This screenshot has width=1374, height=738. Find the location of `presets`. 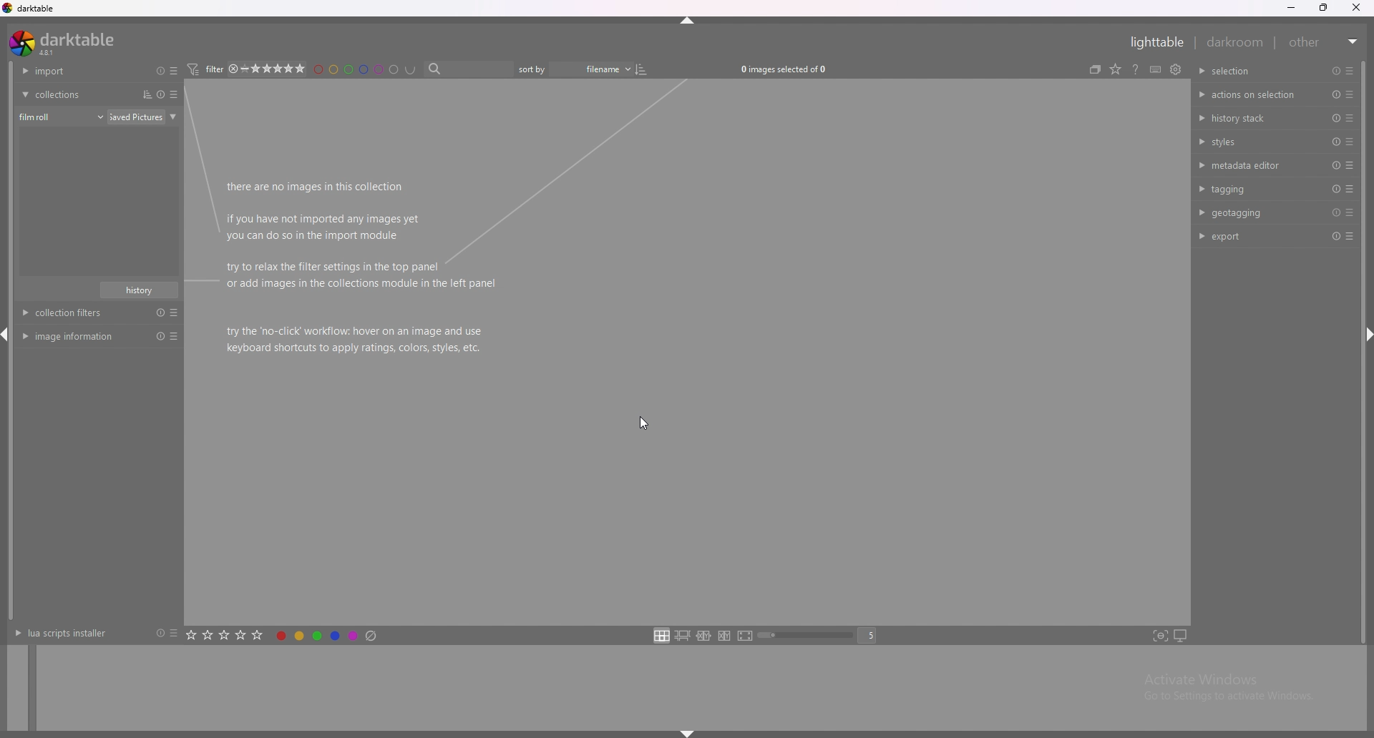

presets is located at coordinates (1350, 213).